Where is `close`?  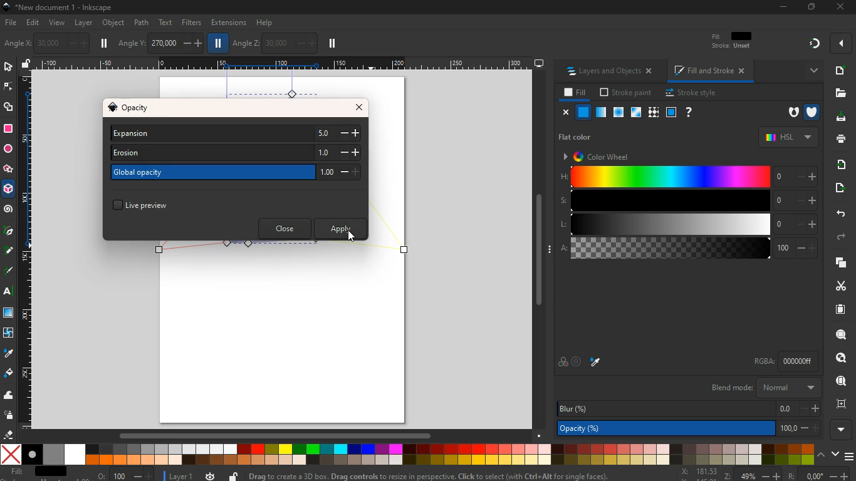 close is located at coordinates (283, 228).